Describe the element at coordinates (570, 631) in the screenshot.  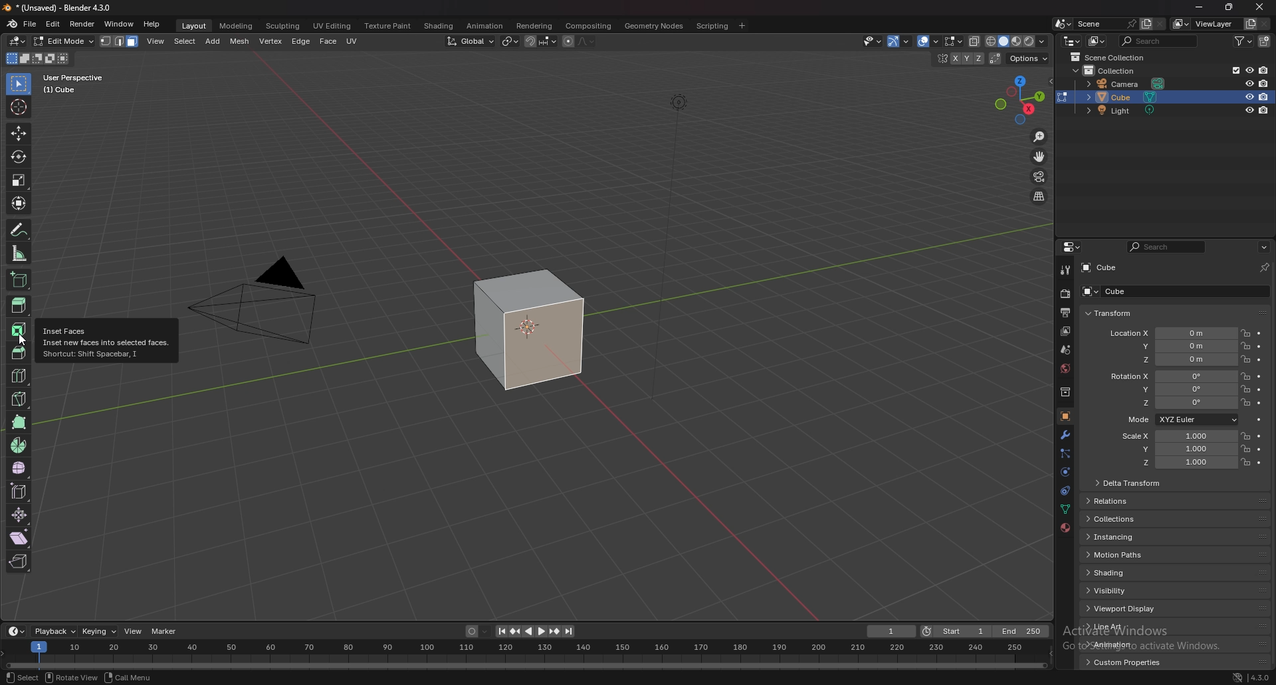
I see `jump to endpoint` at that location.